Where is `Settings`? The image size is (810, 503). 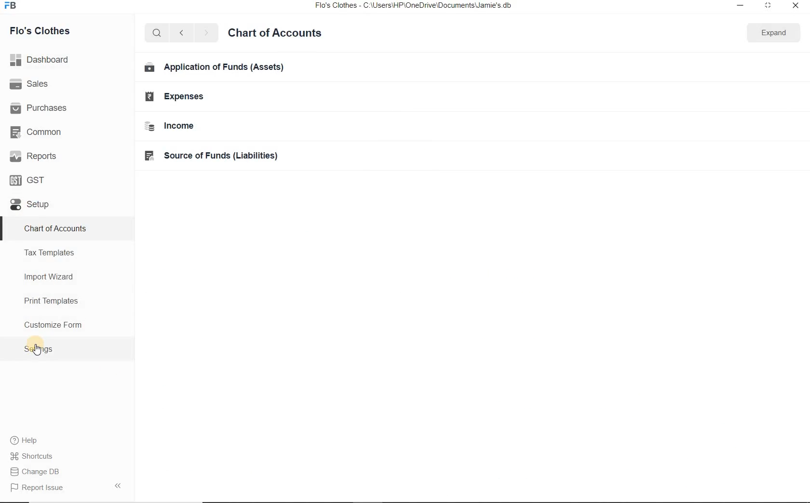 Settings is located at coordinates (40, 350).